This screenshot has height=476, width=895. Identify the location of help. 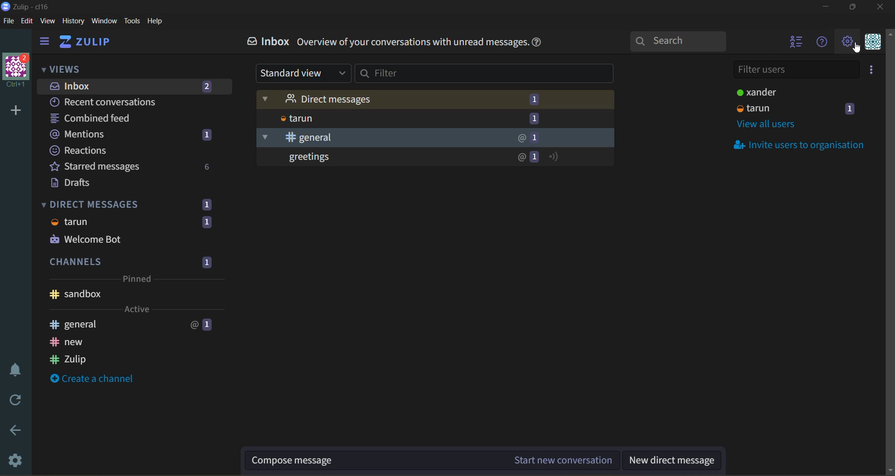
(159, 22).